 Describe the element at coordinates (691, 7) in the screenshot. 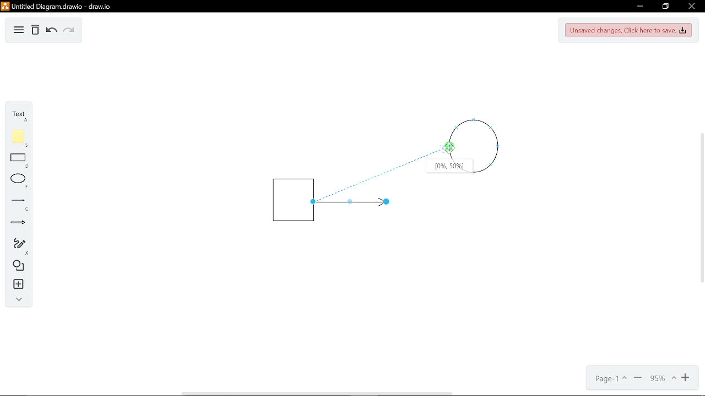

I see `CLose` at that location.